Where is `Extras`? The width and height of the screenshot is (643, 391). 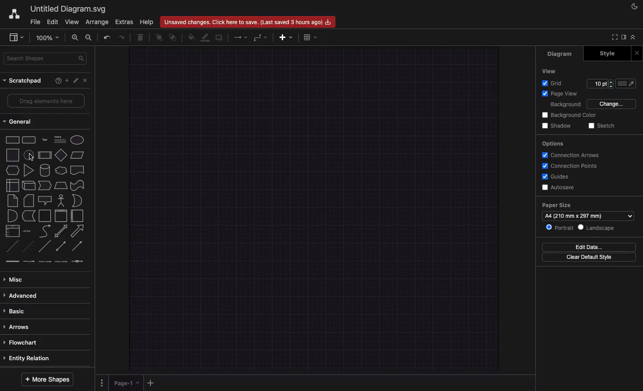
Extras is located at coordinates (124, 22).